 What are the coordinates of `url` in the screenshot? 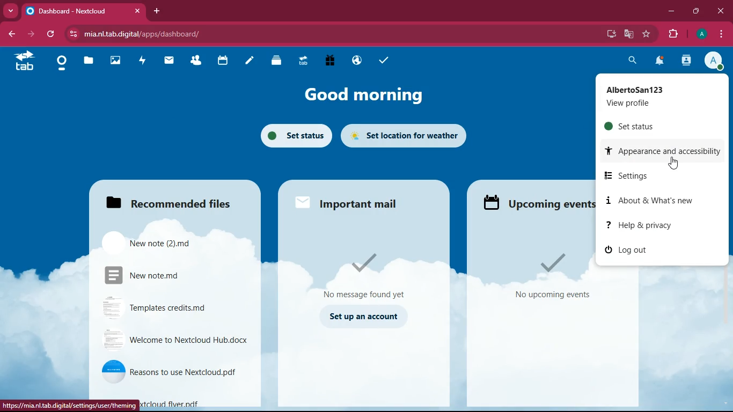 It's located at (151, 34).